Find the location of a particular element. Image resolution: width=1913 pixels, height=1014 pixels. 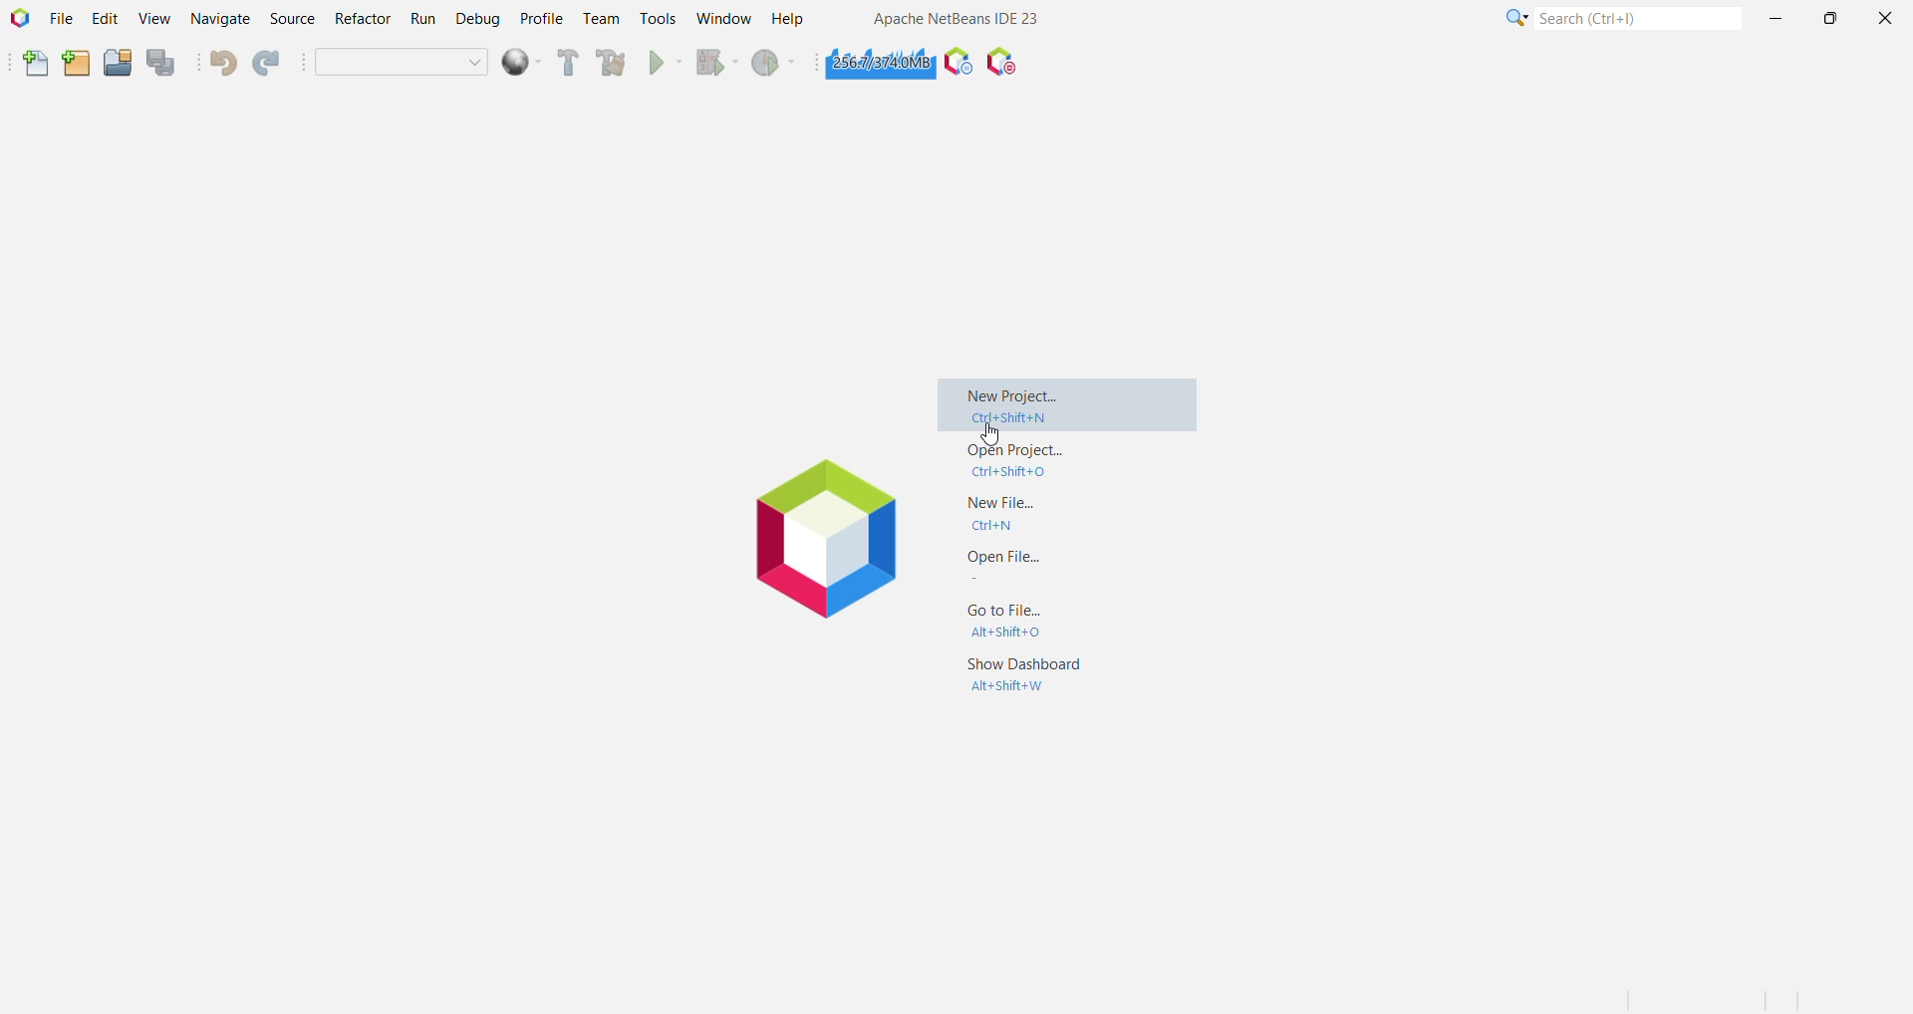

Refractor is located at coordinates (361, 19).